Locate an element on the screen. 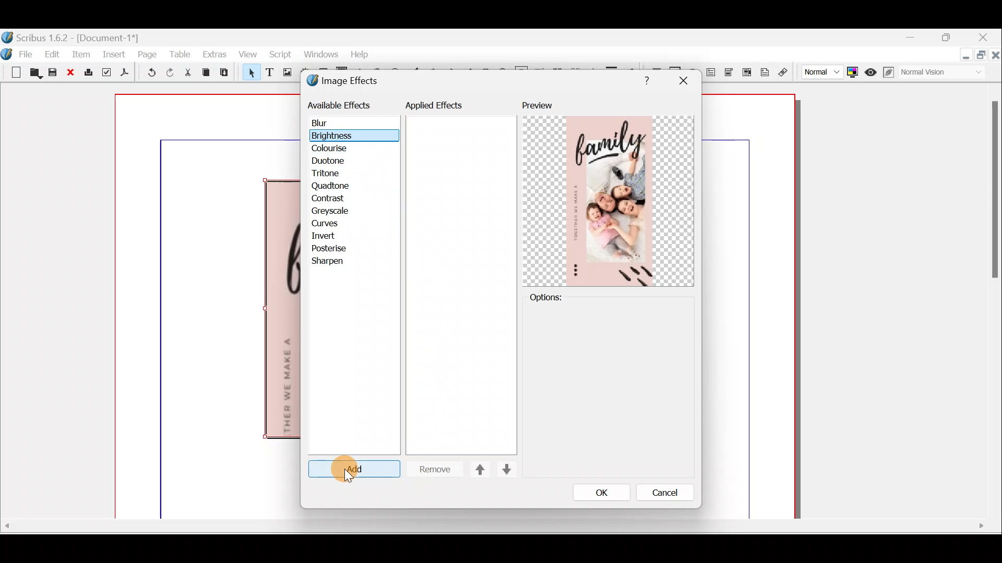 The height and width of the screenshot is (563, 1002). Close is located at coordinates (996, 57).